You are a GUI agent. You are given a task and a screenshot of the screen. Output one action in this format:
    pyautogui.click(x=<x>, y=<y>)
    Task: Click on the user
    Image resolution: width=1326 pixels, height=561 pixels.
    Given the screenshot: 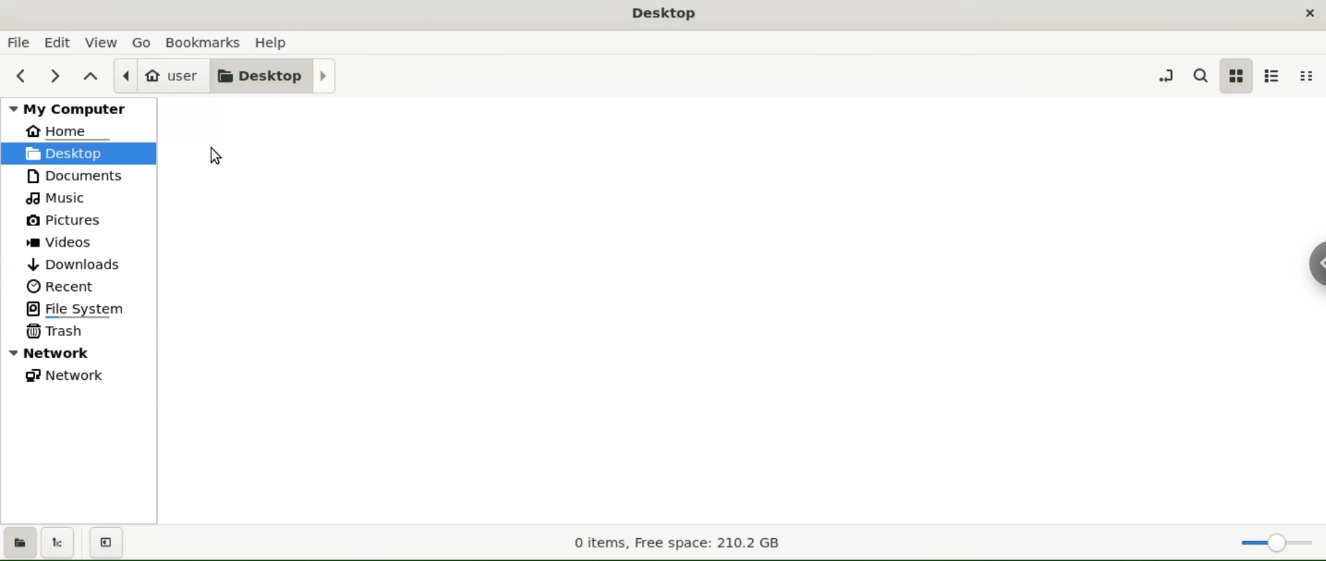 What is the action you would take?
    pyautogui.click(x=162, y=76)
    